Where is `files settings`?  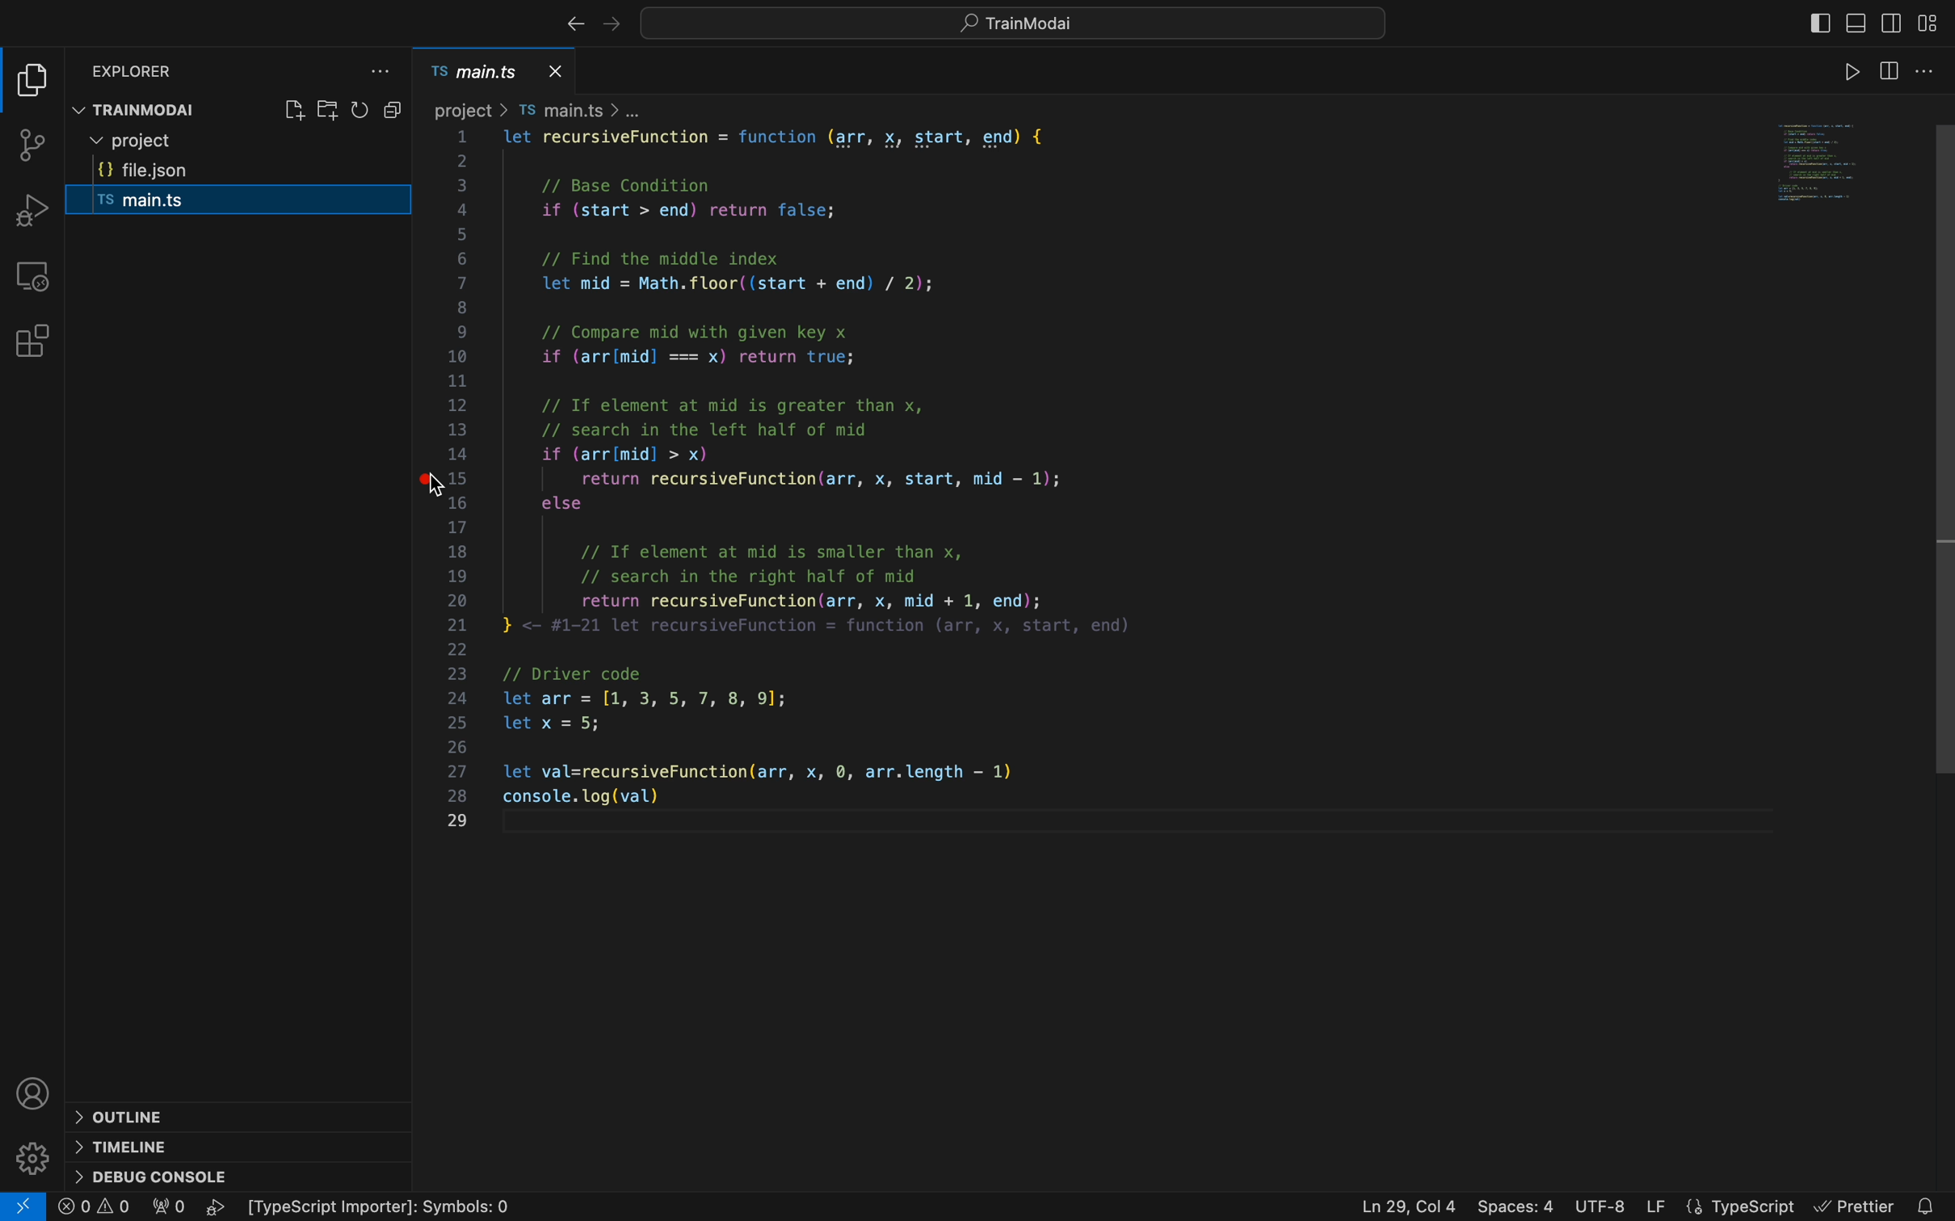 files settings is located at coordinates (1916, 68).